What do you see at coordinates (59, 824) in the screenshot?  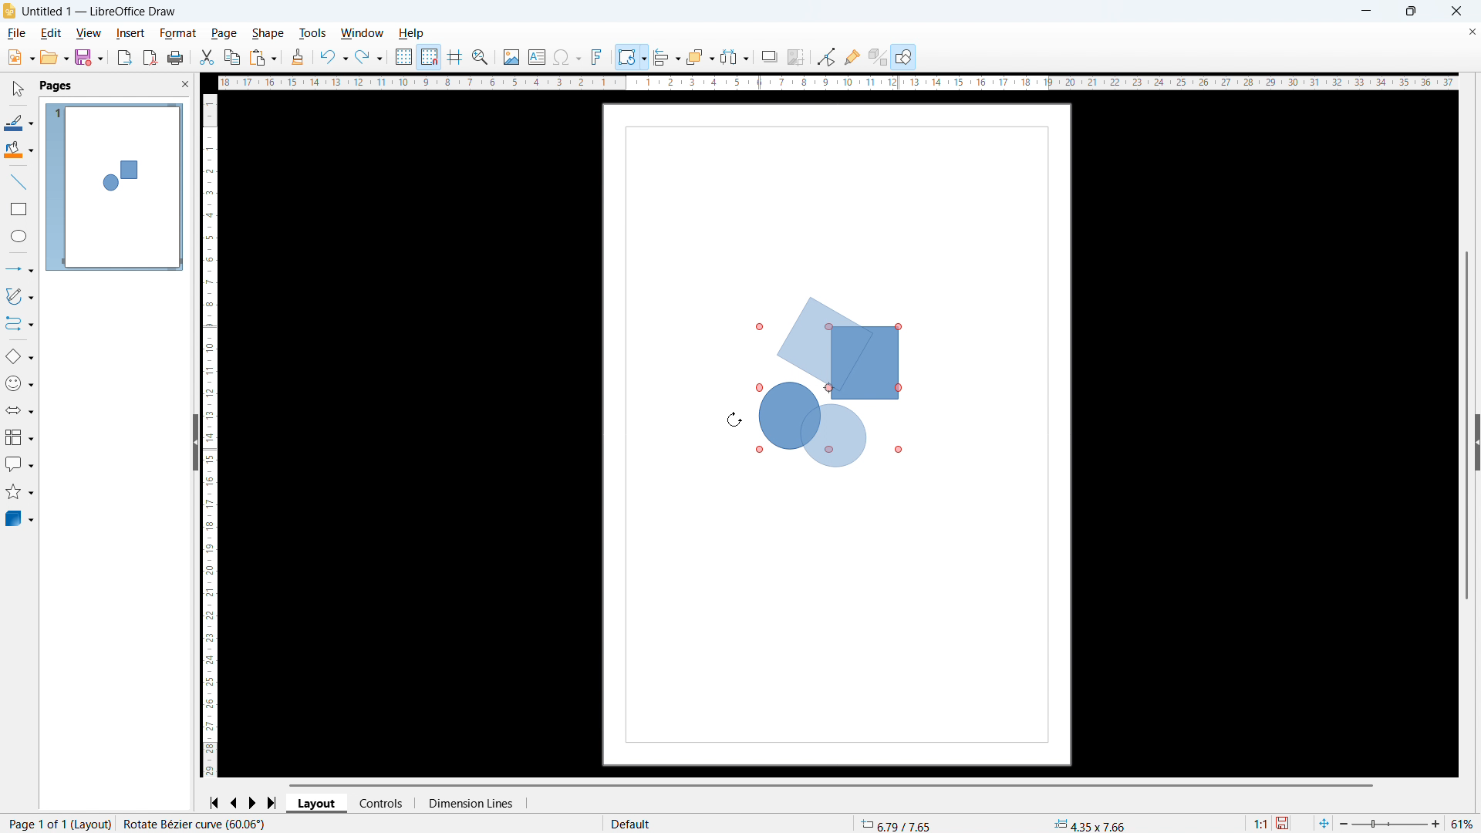 I see `Page number ` at bounding box center [59, 824].